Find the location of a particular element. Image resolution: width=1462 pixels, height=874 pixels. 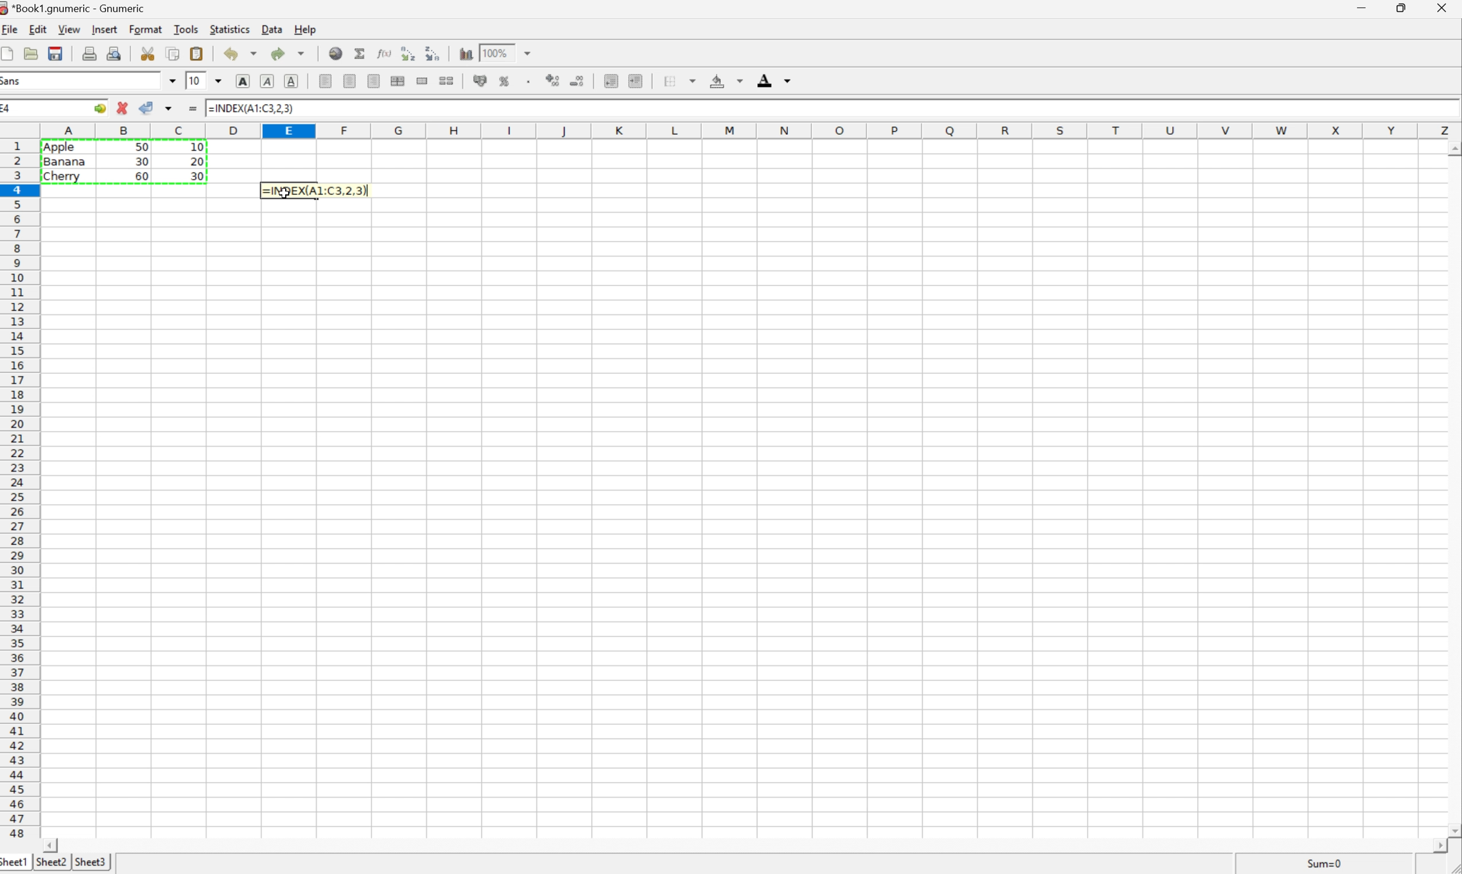

insert is located at coordinates (107, 29).